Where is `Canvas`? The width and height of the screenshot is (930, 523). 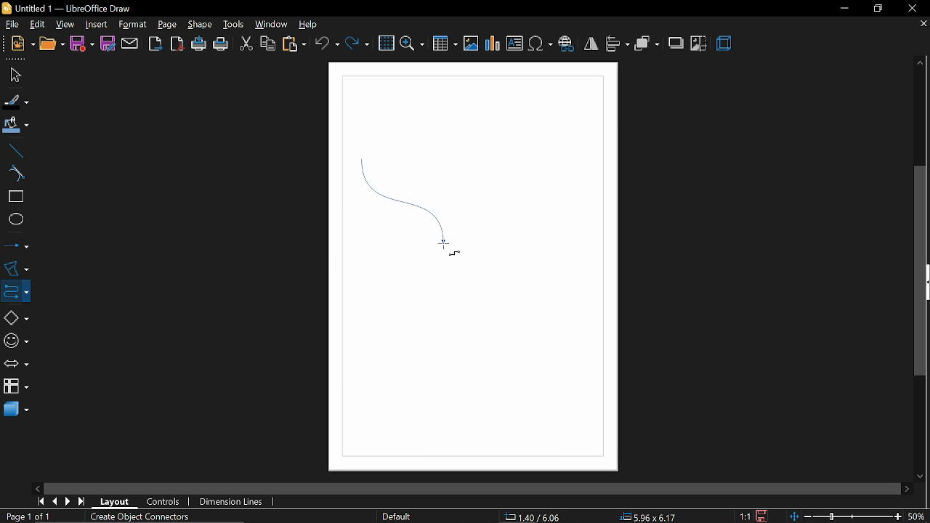
Canvas is located at coordinates (472, 269).